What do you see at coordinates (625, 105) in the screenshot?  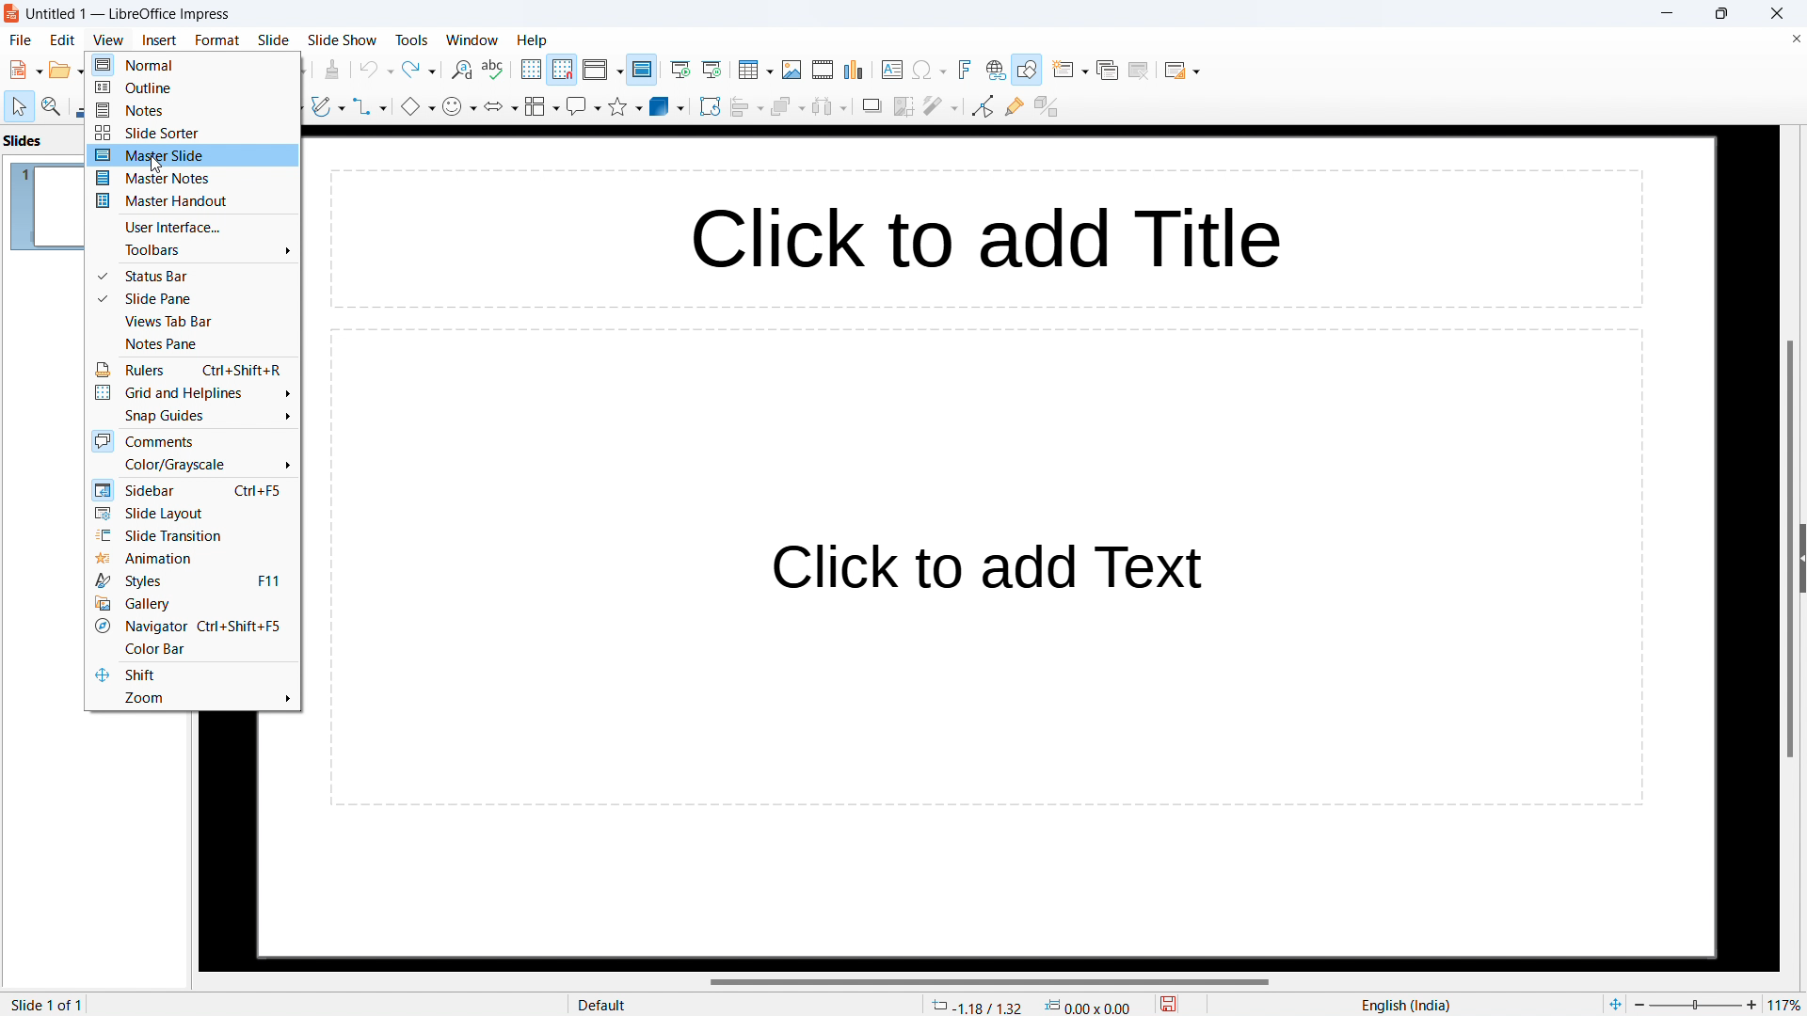 I see `stars and banners` at bounding box center [625, 105].